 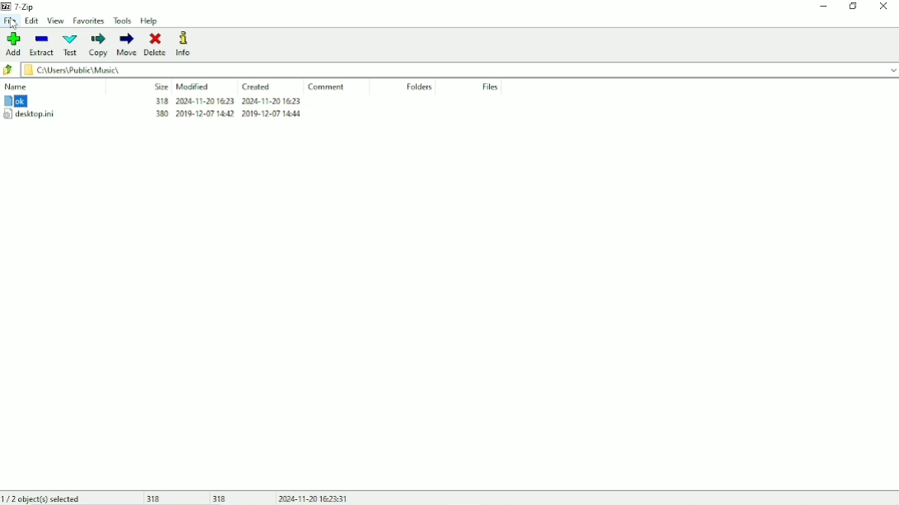 I want to click on Add, so click(x=13, y=44).